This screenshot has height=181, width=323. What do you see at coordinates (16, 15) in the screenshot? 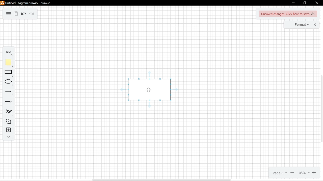
I see `delete` at bounding box center [16, 15].